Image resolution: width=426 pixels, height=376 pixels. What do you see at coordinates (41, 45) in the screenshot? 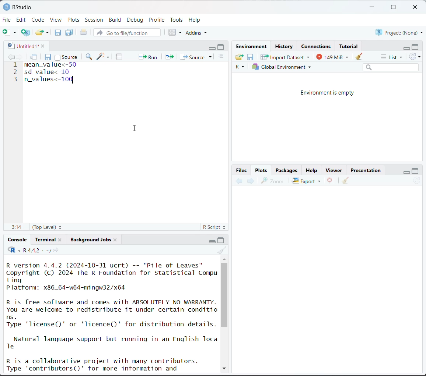
I see `close` at bounding box center [41, 45].